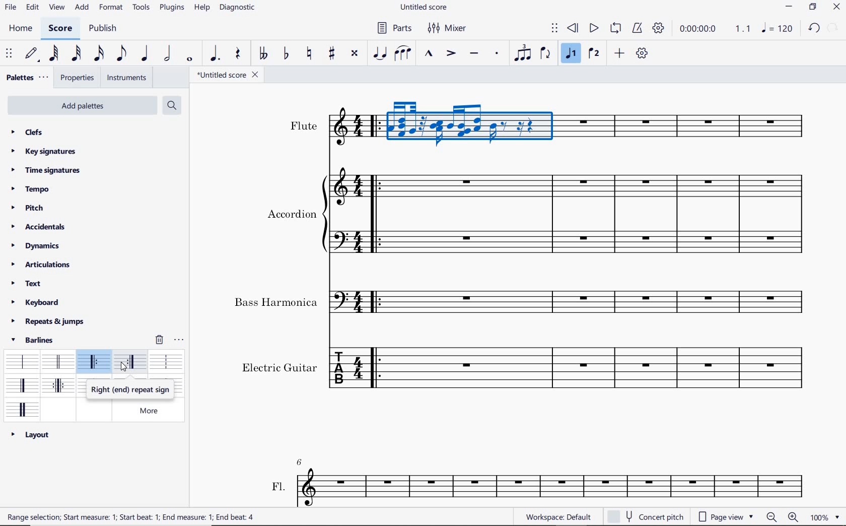 This screenshot has width=846, height=526. I want to click on staccato, so click(498, 53).